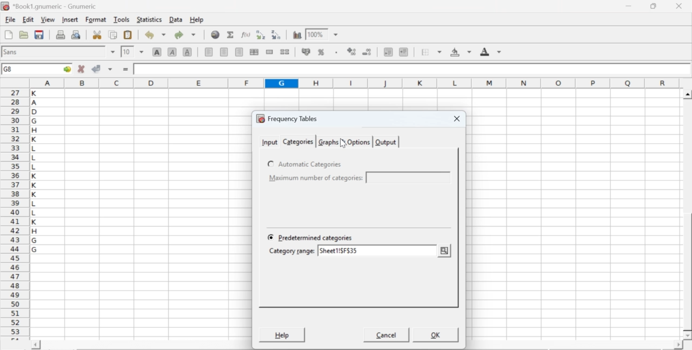  Describe the element at coordinates (177, 19) in the screenshot. I see `data` at that location.